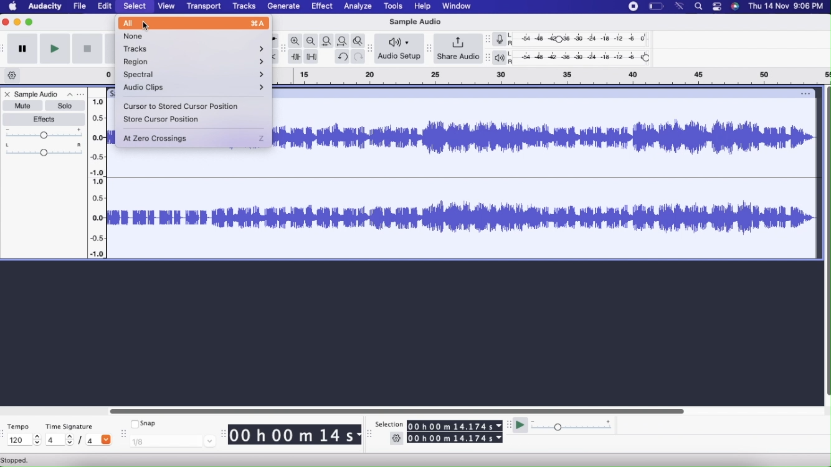 This screenshot has height=467, width=831. Describe the element at coordinates (19, 427) in the screenshot. I see `Tempo` at that location.